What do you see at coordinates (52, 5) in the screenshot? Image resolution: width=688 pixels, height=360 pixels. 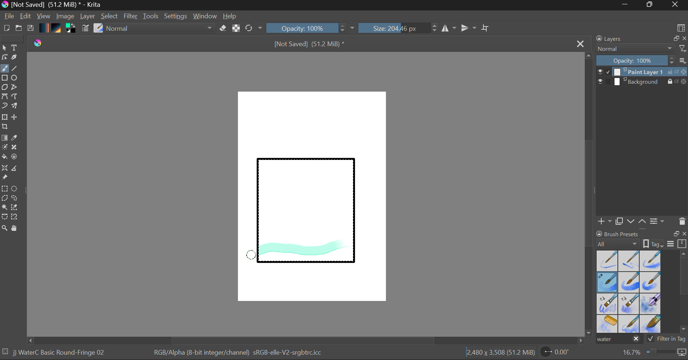 I see `Window Title` at bounding box center [52, 5].